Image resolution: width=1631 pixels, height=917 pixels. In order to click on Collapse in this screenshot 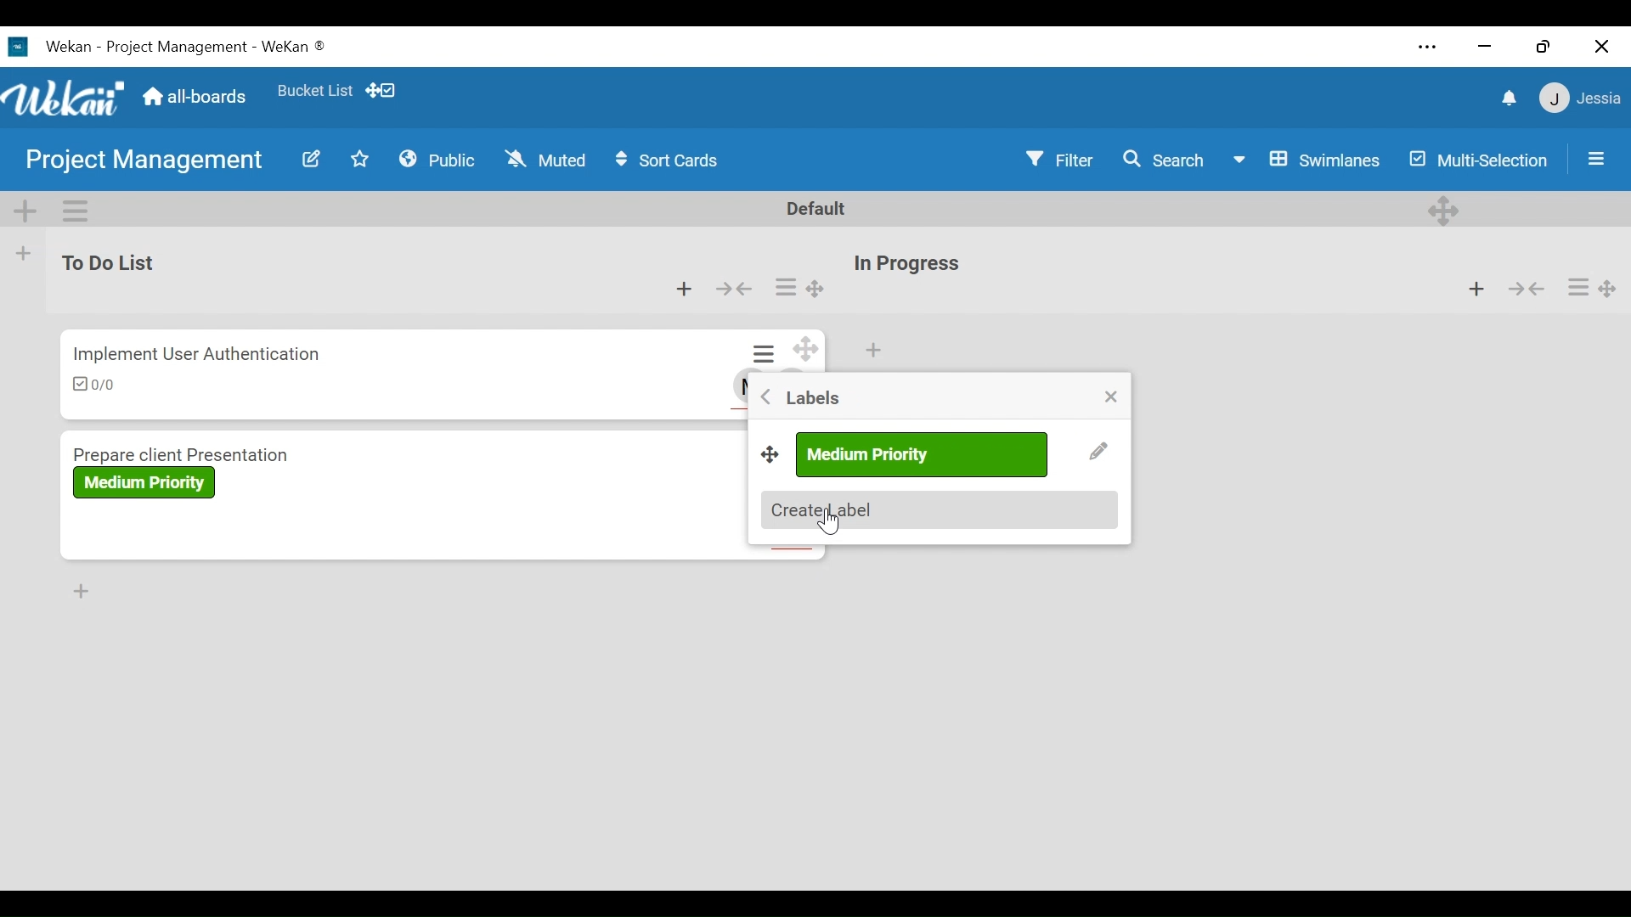, I will do `click(733, 290)`.